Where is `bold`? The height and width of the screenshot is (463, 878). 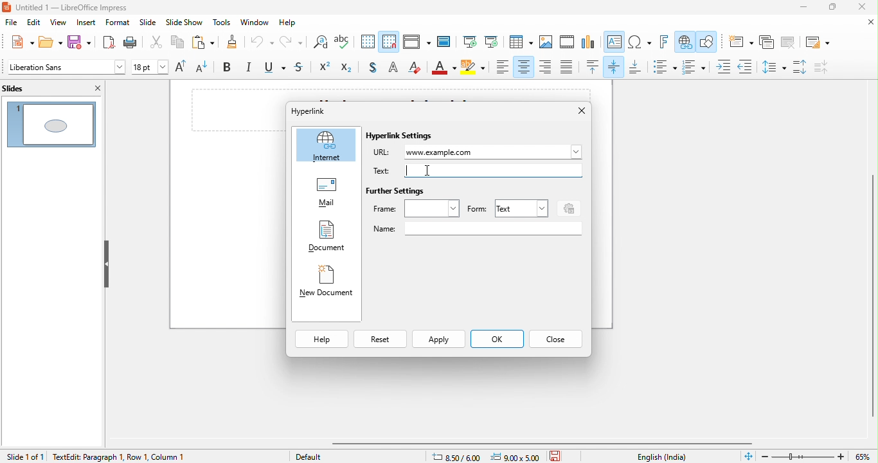
bold is located at coordinates (229, 68).